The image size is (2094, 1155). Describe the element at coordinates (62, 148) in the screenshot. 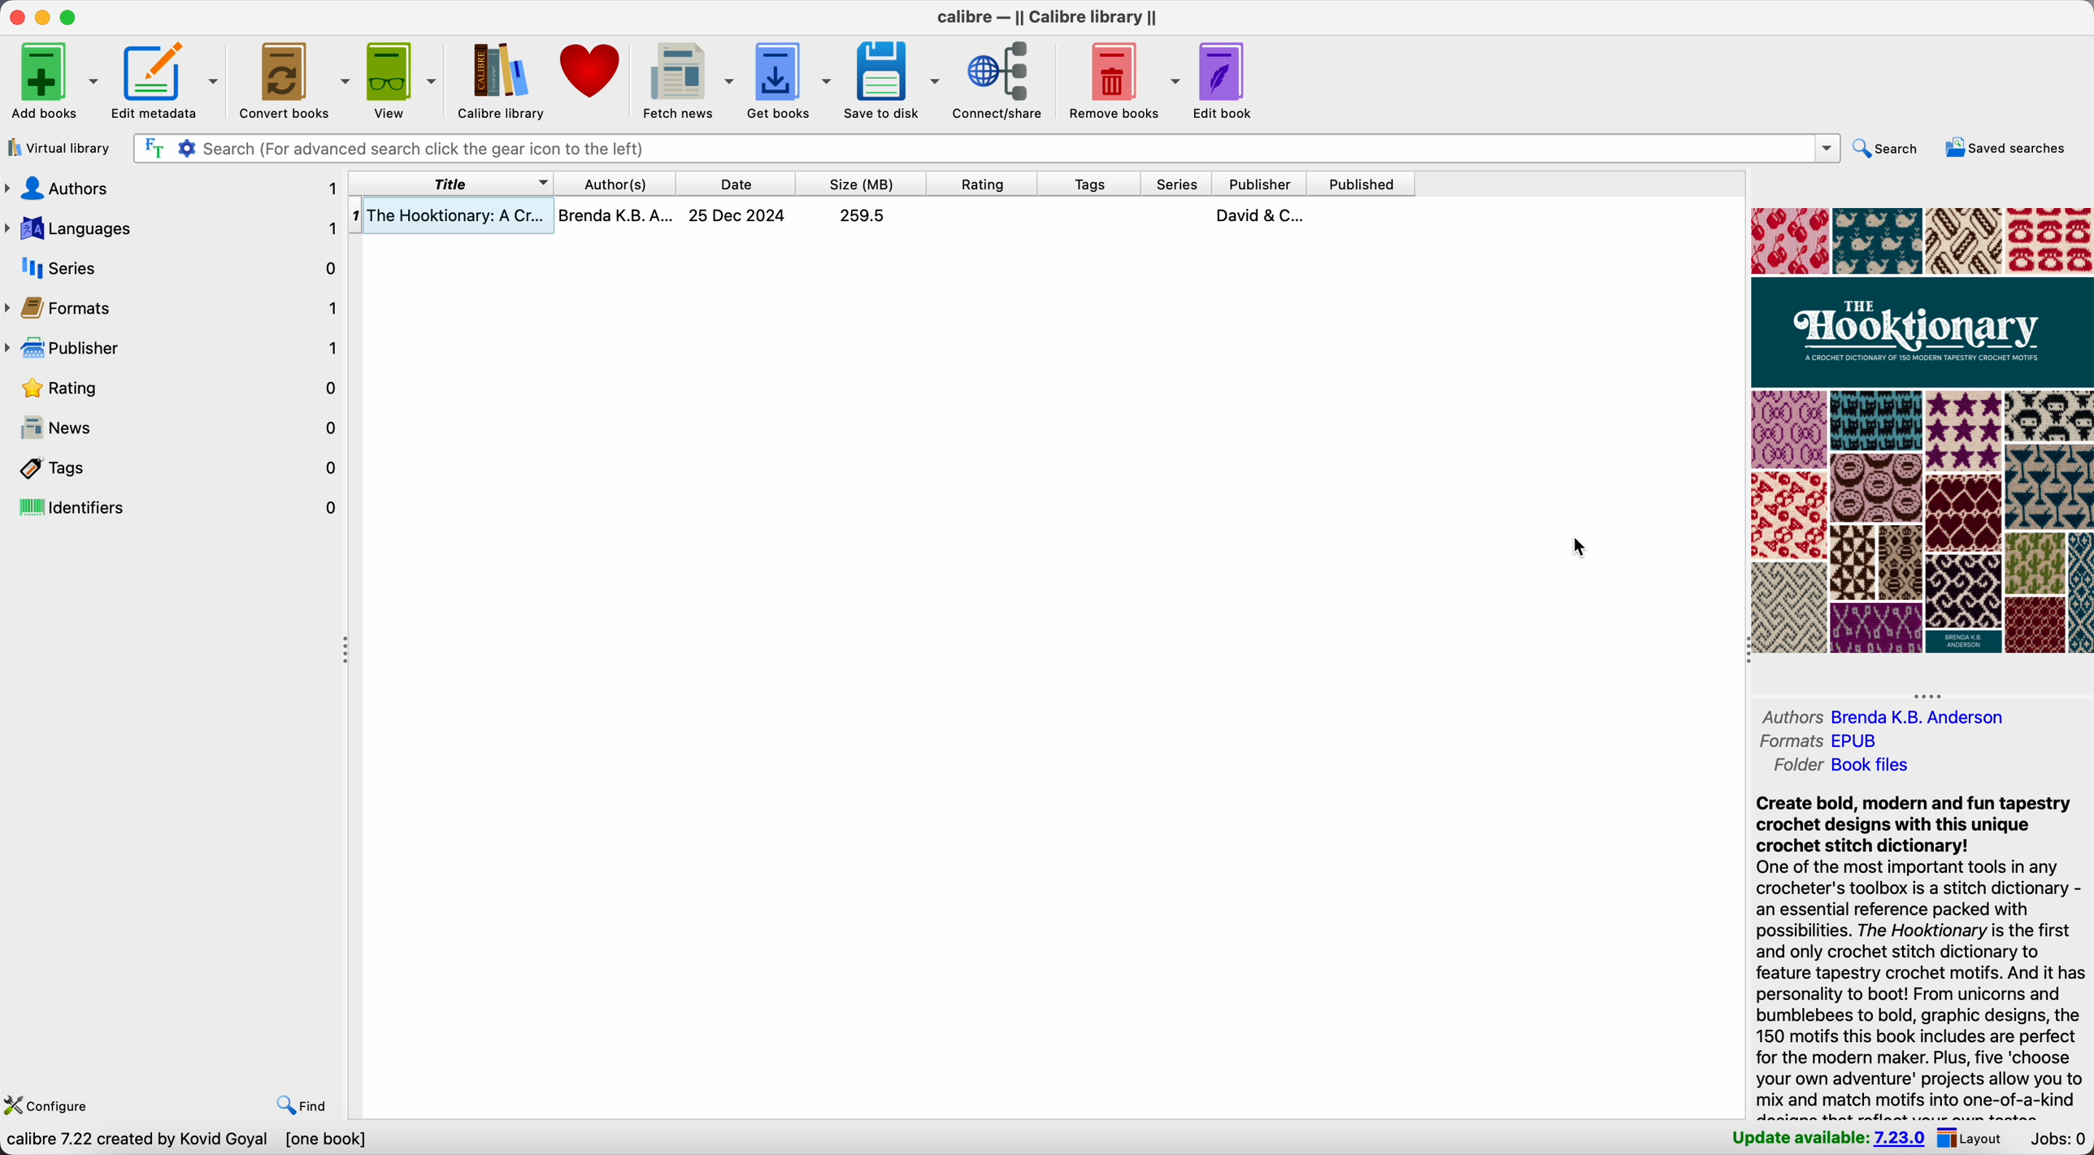

I see `virtual library` at that location.